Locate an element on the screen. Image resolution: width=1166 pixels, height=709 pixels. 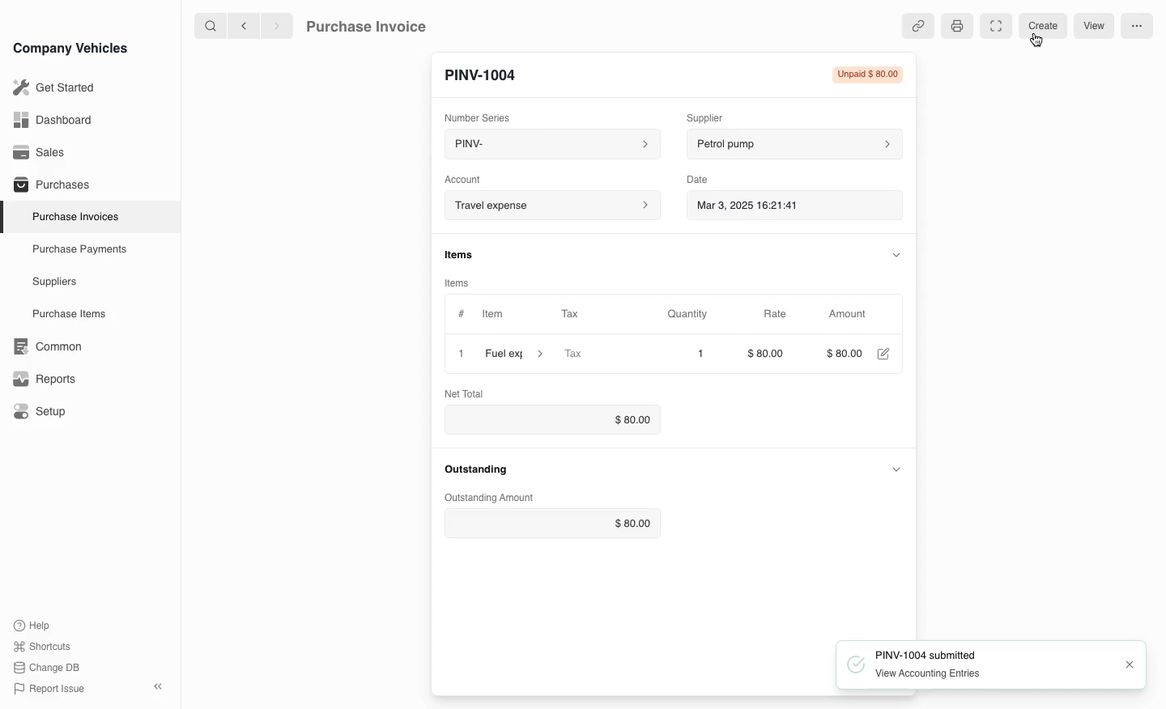
Mar 3, 2025 16:21:41 is located at coordinates (779, 206).